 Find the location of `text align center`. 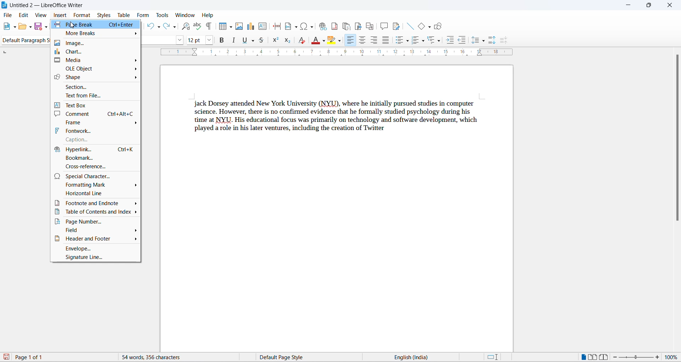

text align center is located at coordinates (361, 40).